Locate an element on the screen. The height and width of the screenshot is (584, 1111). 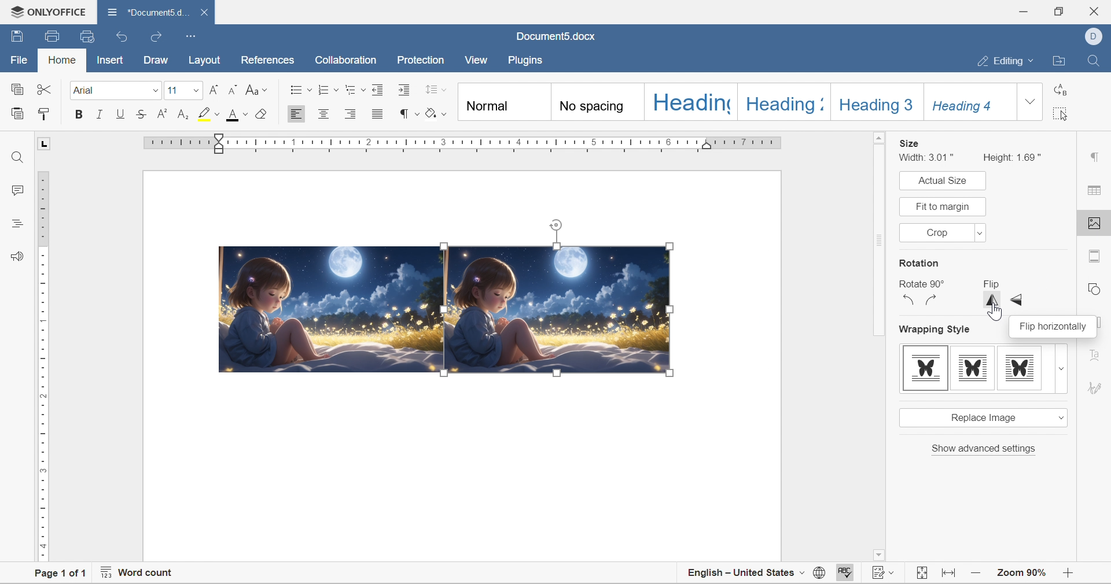
track changes is located at coordinates (885, 570).